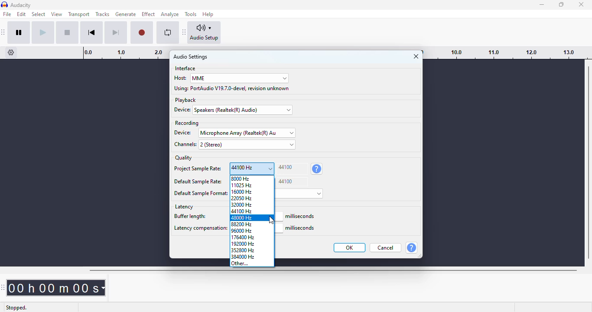  I want to click on interface, so click(185, 68).